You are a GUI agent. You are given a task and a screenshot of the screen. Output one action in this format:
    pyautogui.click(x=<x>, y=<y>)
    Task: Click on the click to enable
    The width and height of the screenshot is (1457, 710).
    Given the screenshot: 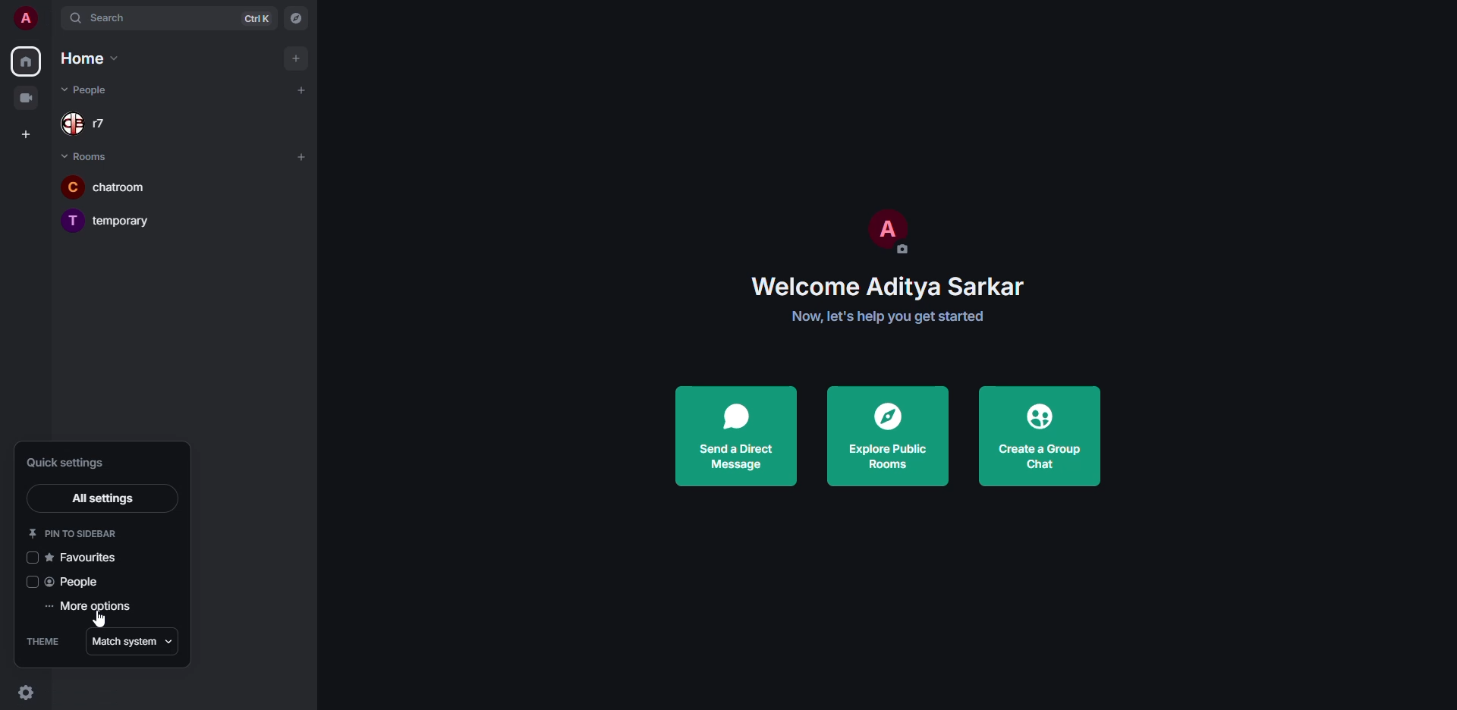 What is the action you would take?
    pyautogui.click(x=32, y=581)
    